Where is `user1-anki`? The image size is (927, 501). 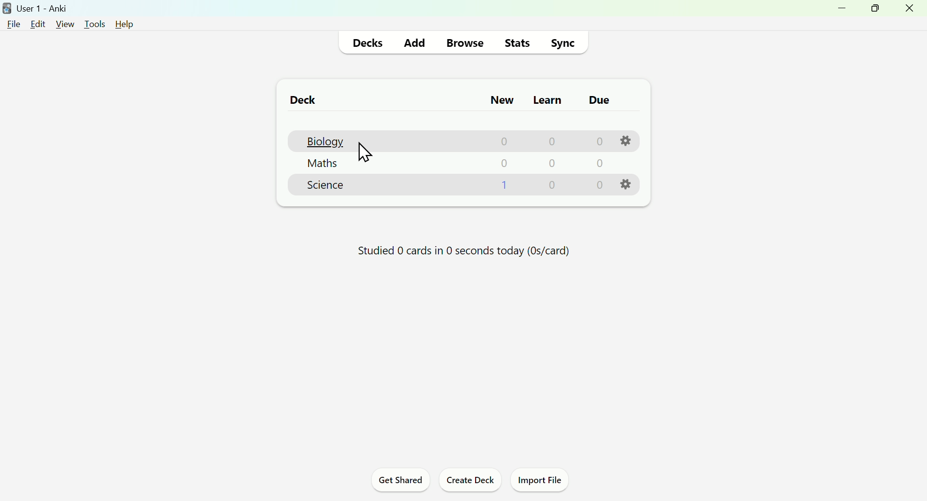
user1-anki is located at coordinates (36, 8).